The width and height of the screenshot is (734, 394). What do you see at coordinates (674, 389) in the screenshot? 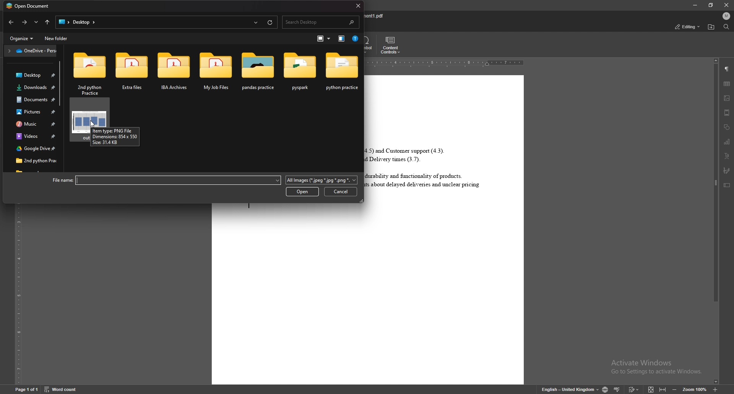
I see `zoom out` at bounding box center [674, 389].